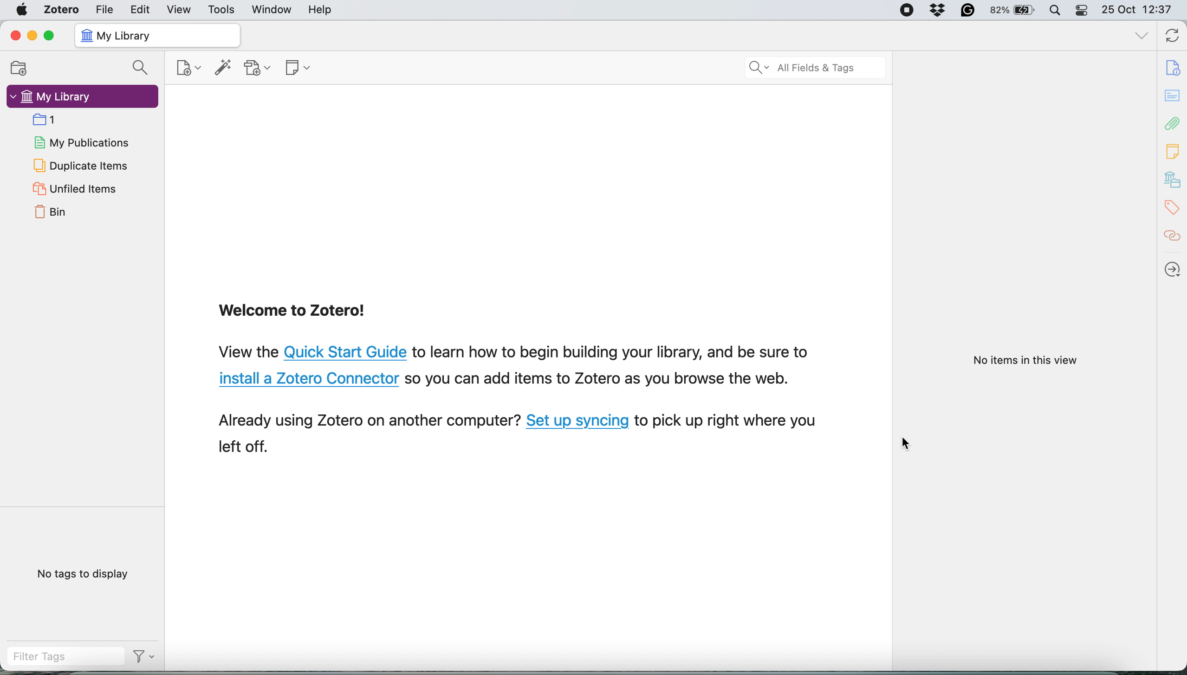 The width and height of the screenshot is (1187, 675). Describe the element at coordinates (1174, 125) in the screenshot. I see `attachements` at that location.